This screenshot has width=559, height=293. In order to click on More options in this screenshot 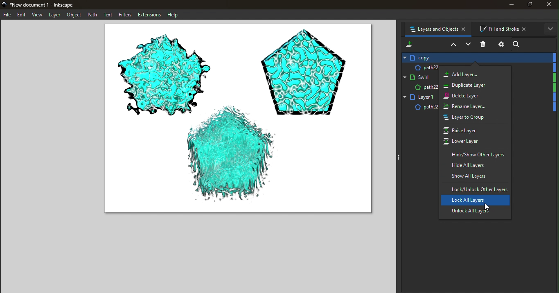, I will do `click(550, 29)`.